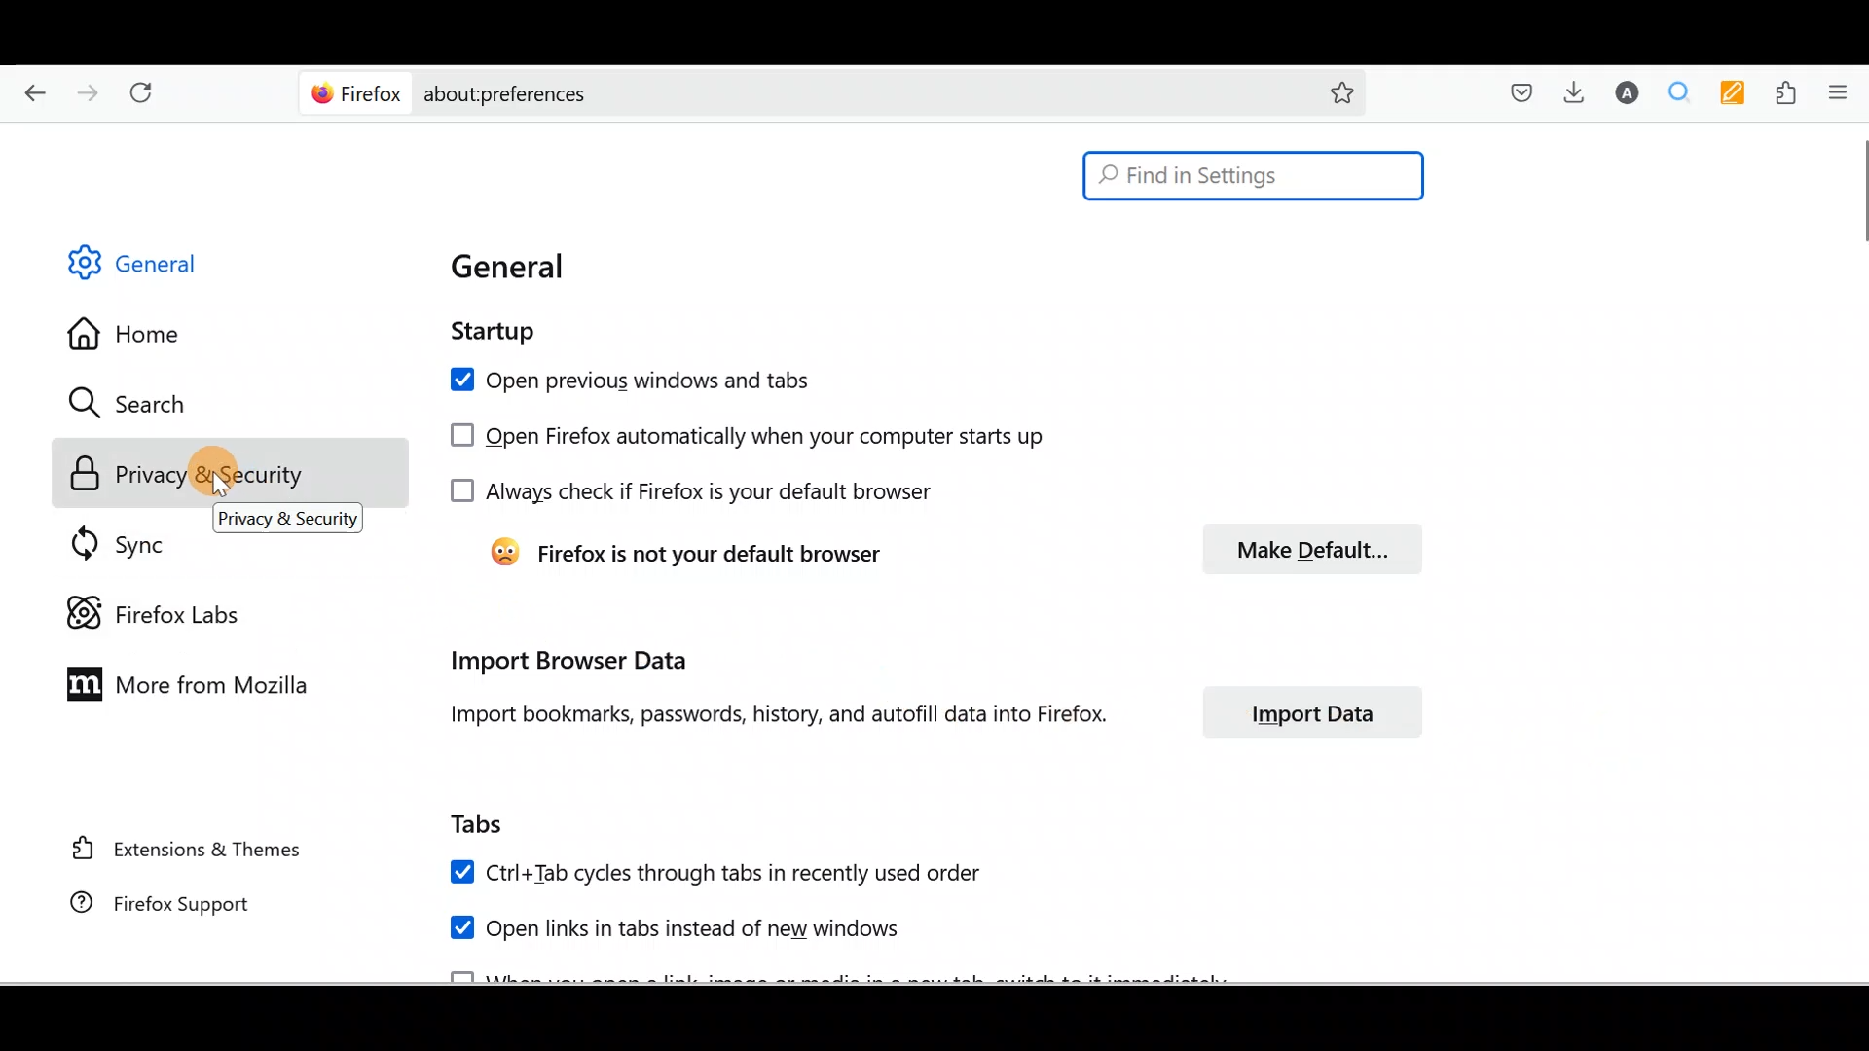 The width and height of the screenshot is (1869, 1051). What do you see at coordinates (1316, 548) in the screenshot?
I see `Make default` at bounding box center [1316, 548].